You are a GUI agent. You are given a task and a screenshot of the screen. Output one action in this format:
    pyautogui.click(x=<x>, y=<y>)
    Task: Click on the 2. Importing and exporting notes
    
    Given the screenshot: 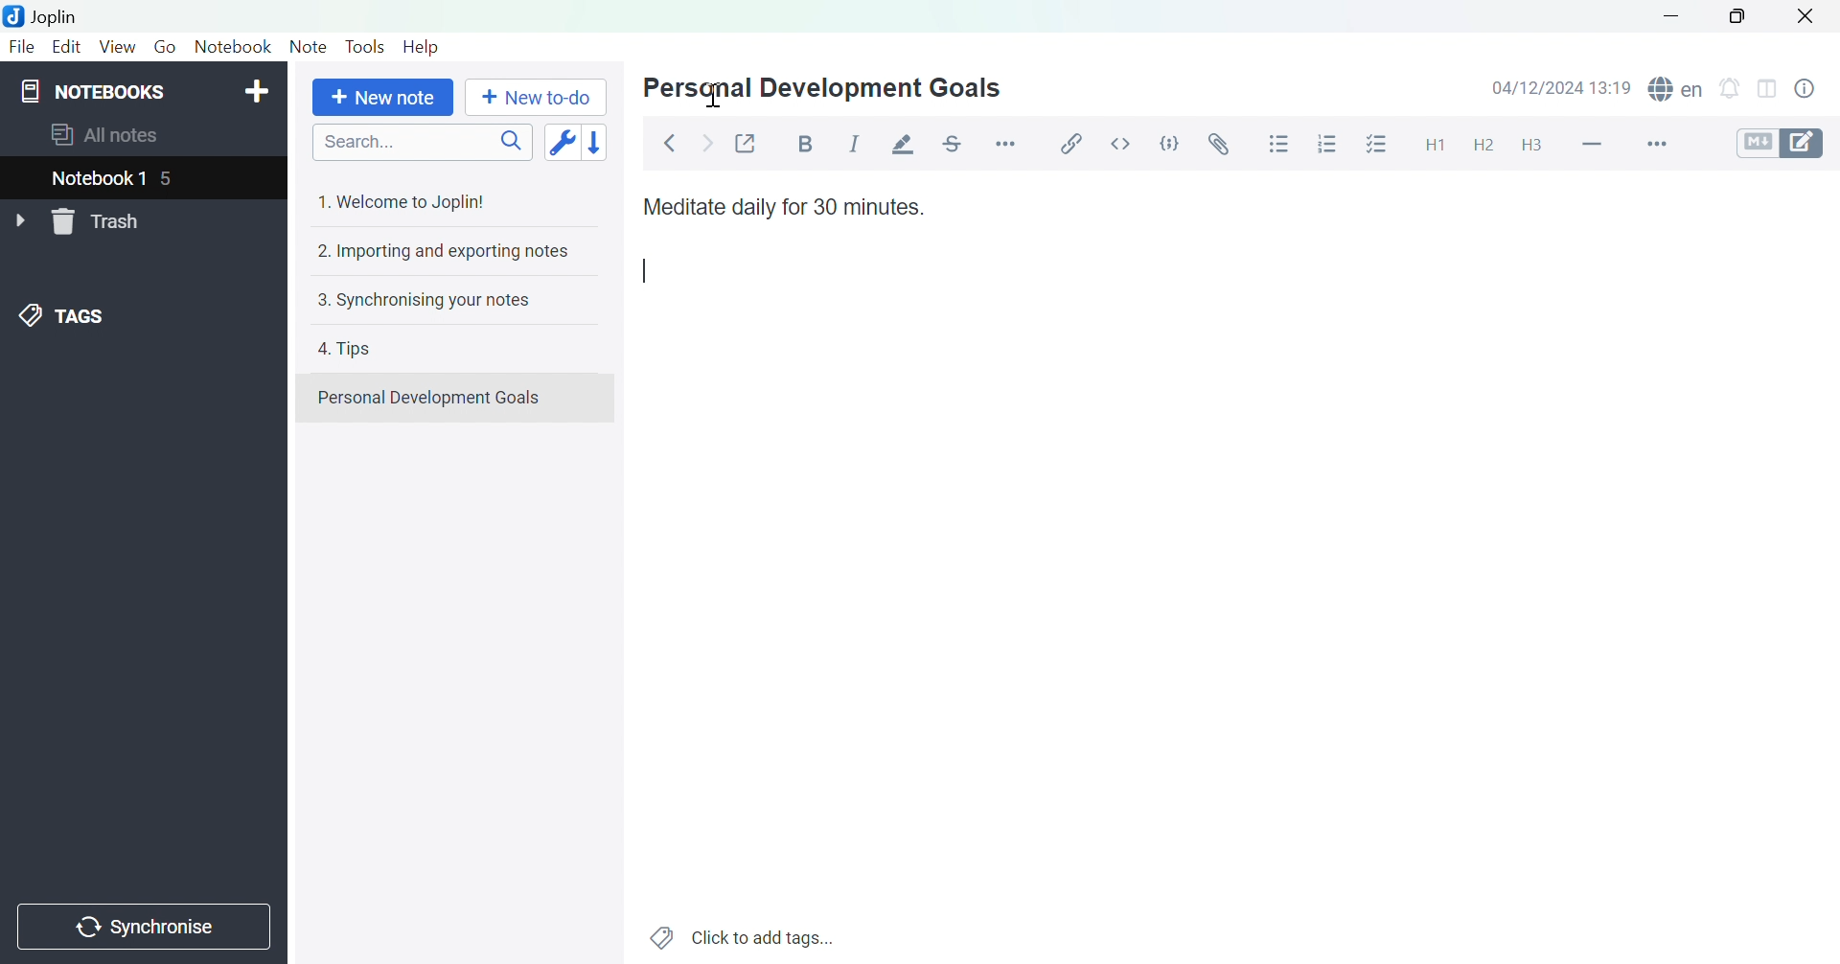 What is the action you would take?
    pyautogui.click(x=441, y=252)
    